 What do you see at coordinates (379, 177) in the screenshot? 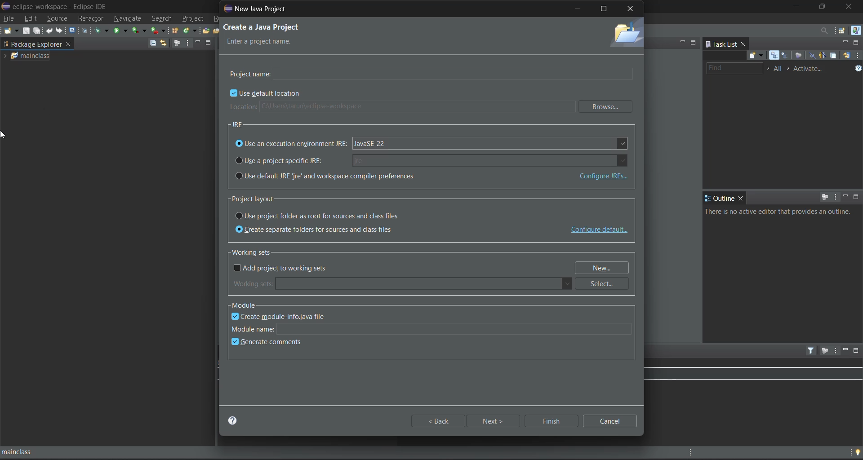
I see `use default jre and workspace compiler preferences` at bounding box center [379, 177].